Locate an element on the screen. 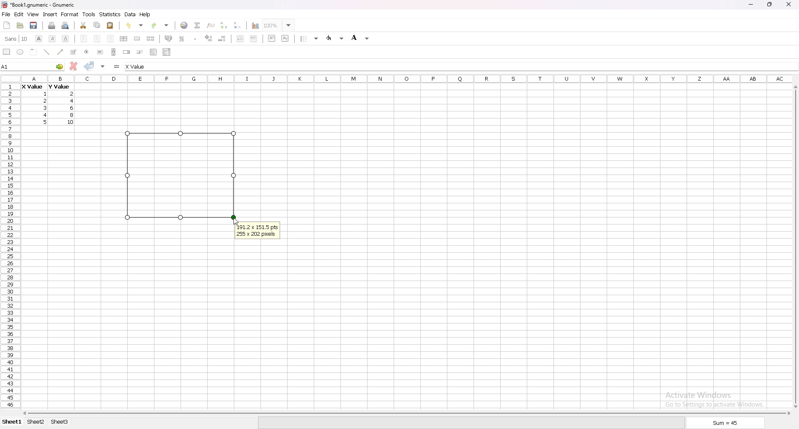 This screenshot has width=799, height=429. hyperlink is located at coordinates (184, 25).